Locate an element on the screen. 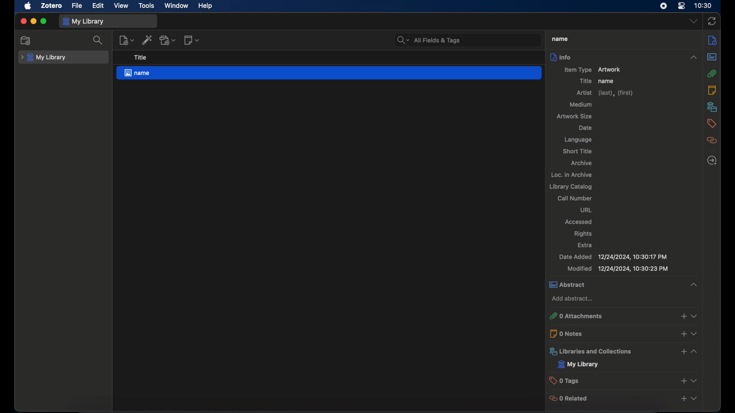  title is located at coordinates (560, 39).